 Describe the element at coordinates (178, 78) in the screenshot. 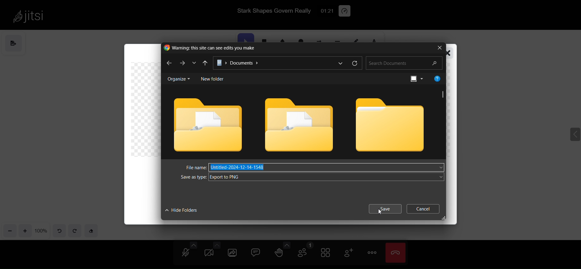

I see `organise` at that location.